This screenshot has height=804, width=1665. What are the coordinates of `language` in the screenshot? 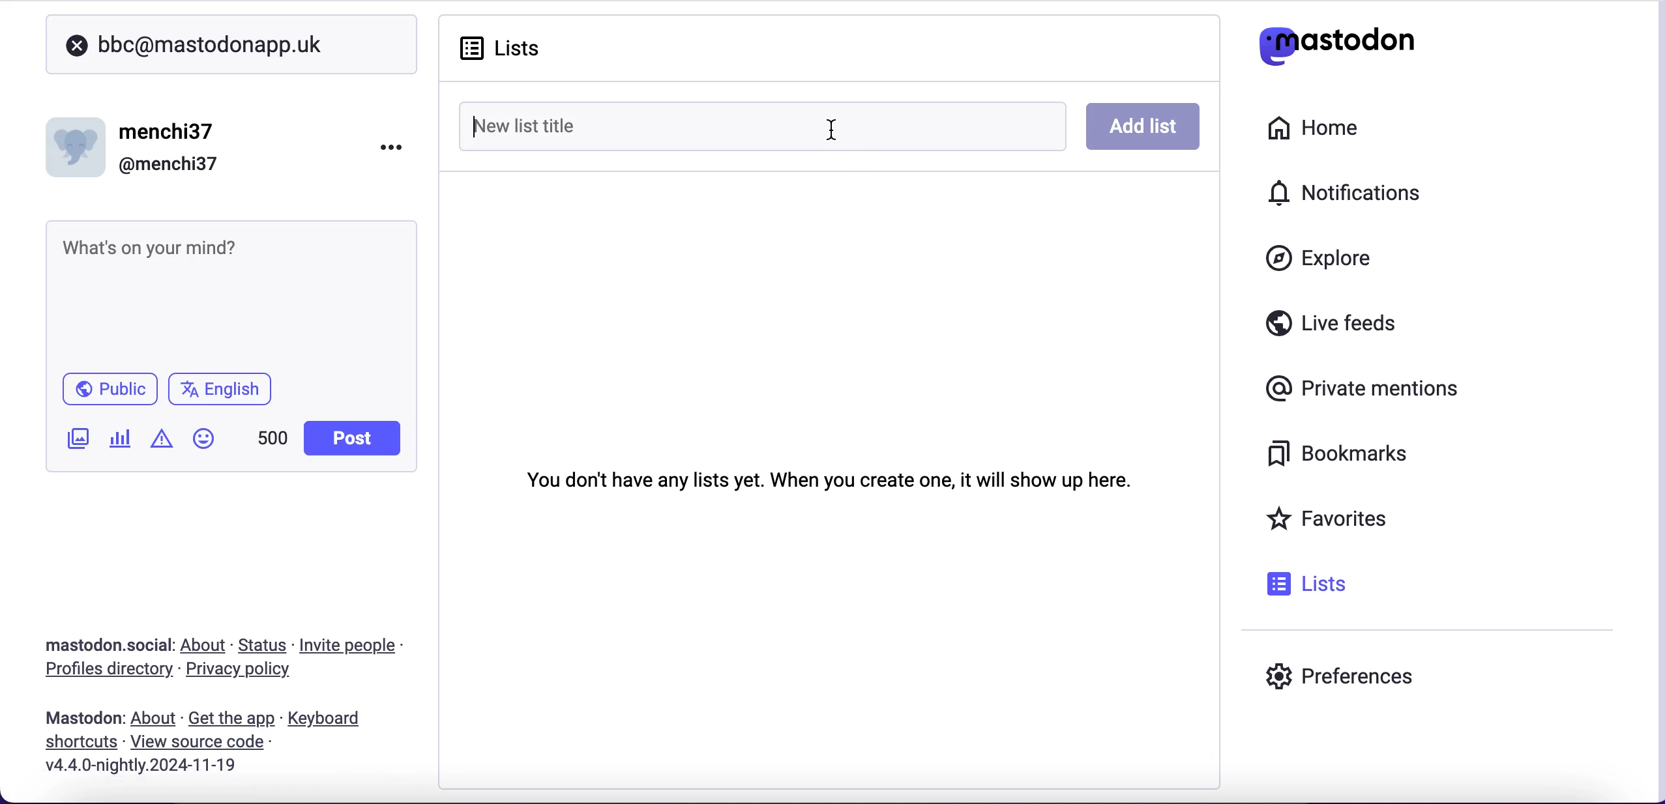 It's located at (226, 394).